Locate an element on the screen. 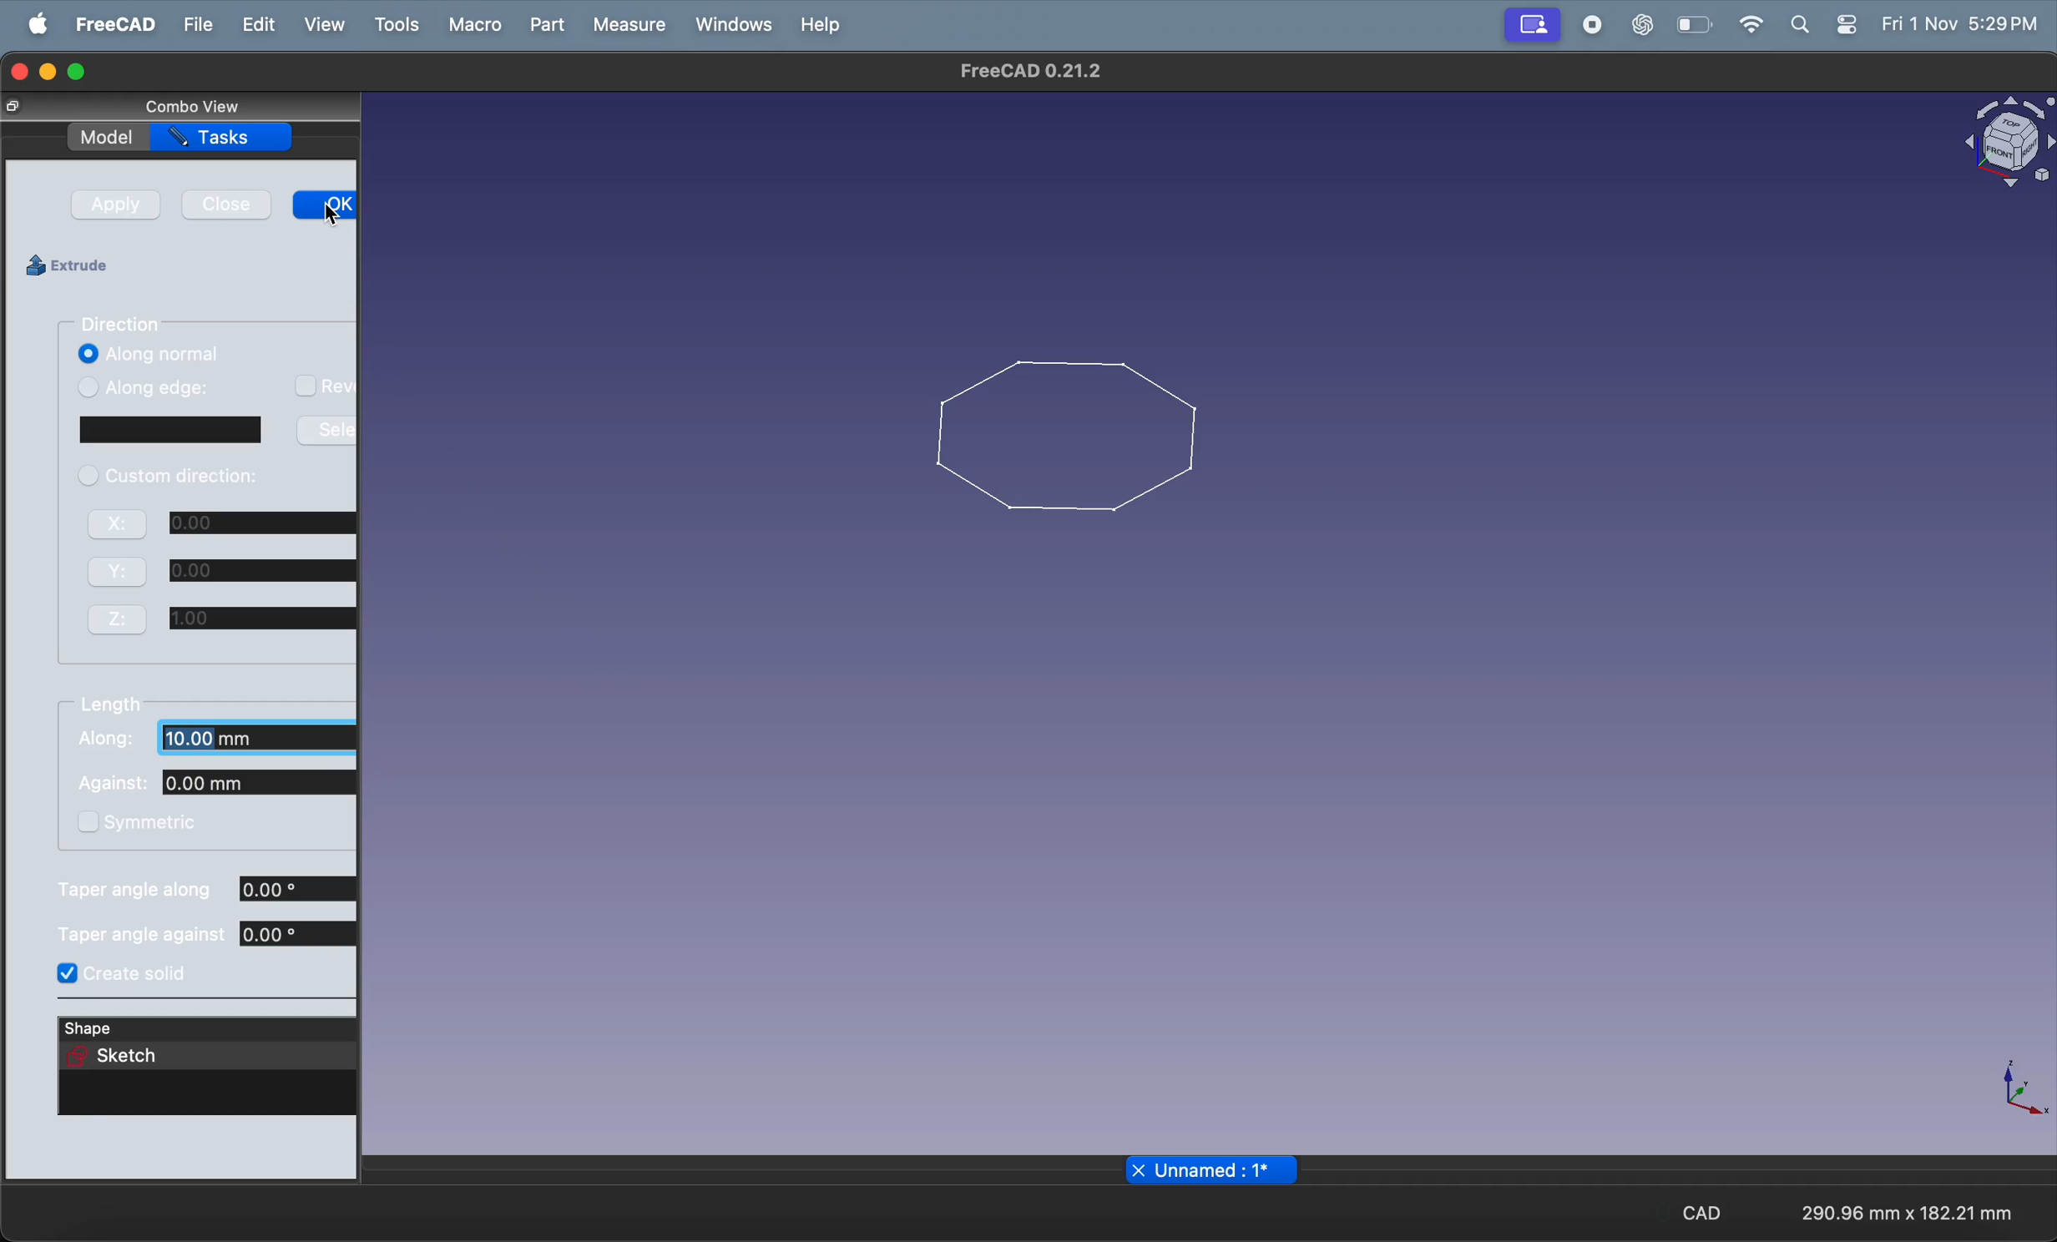 This screenshot has width=2057, height=1242. window is located at coordinates (218, 432).